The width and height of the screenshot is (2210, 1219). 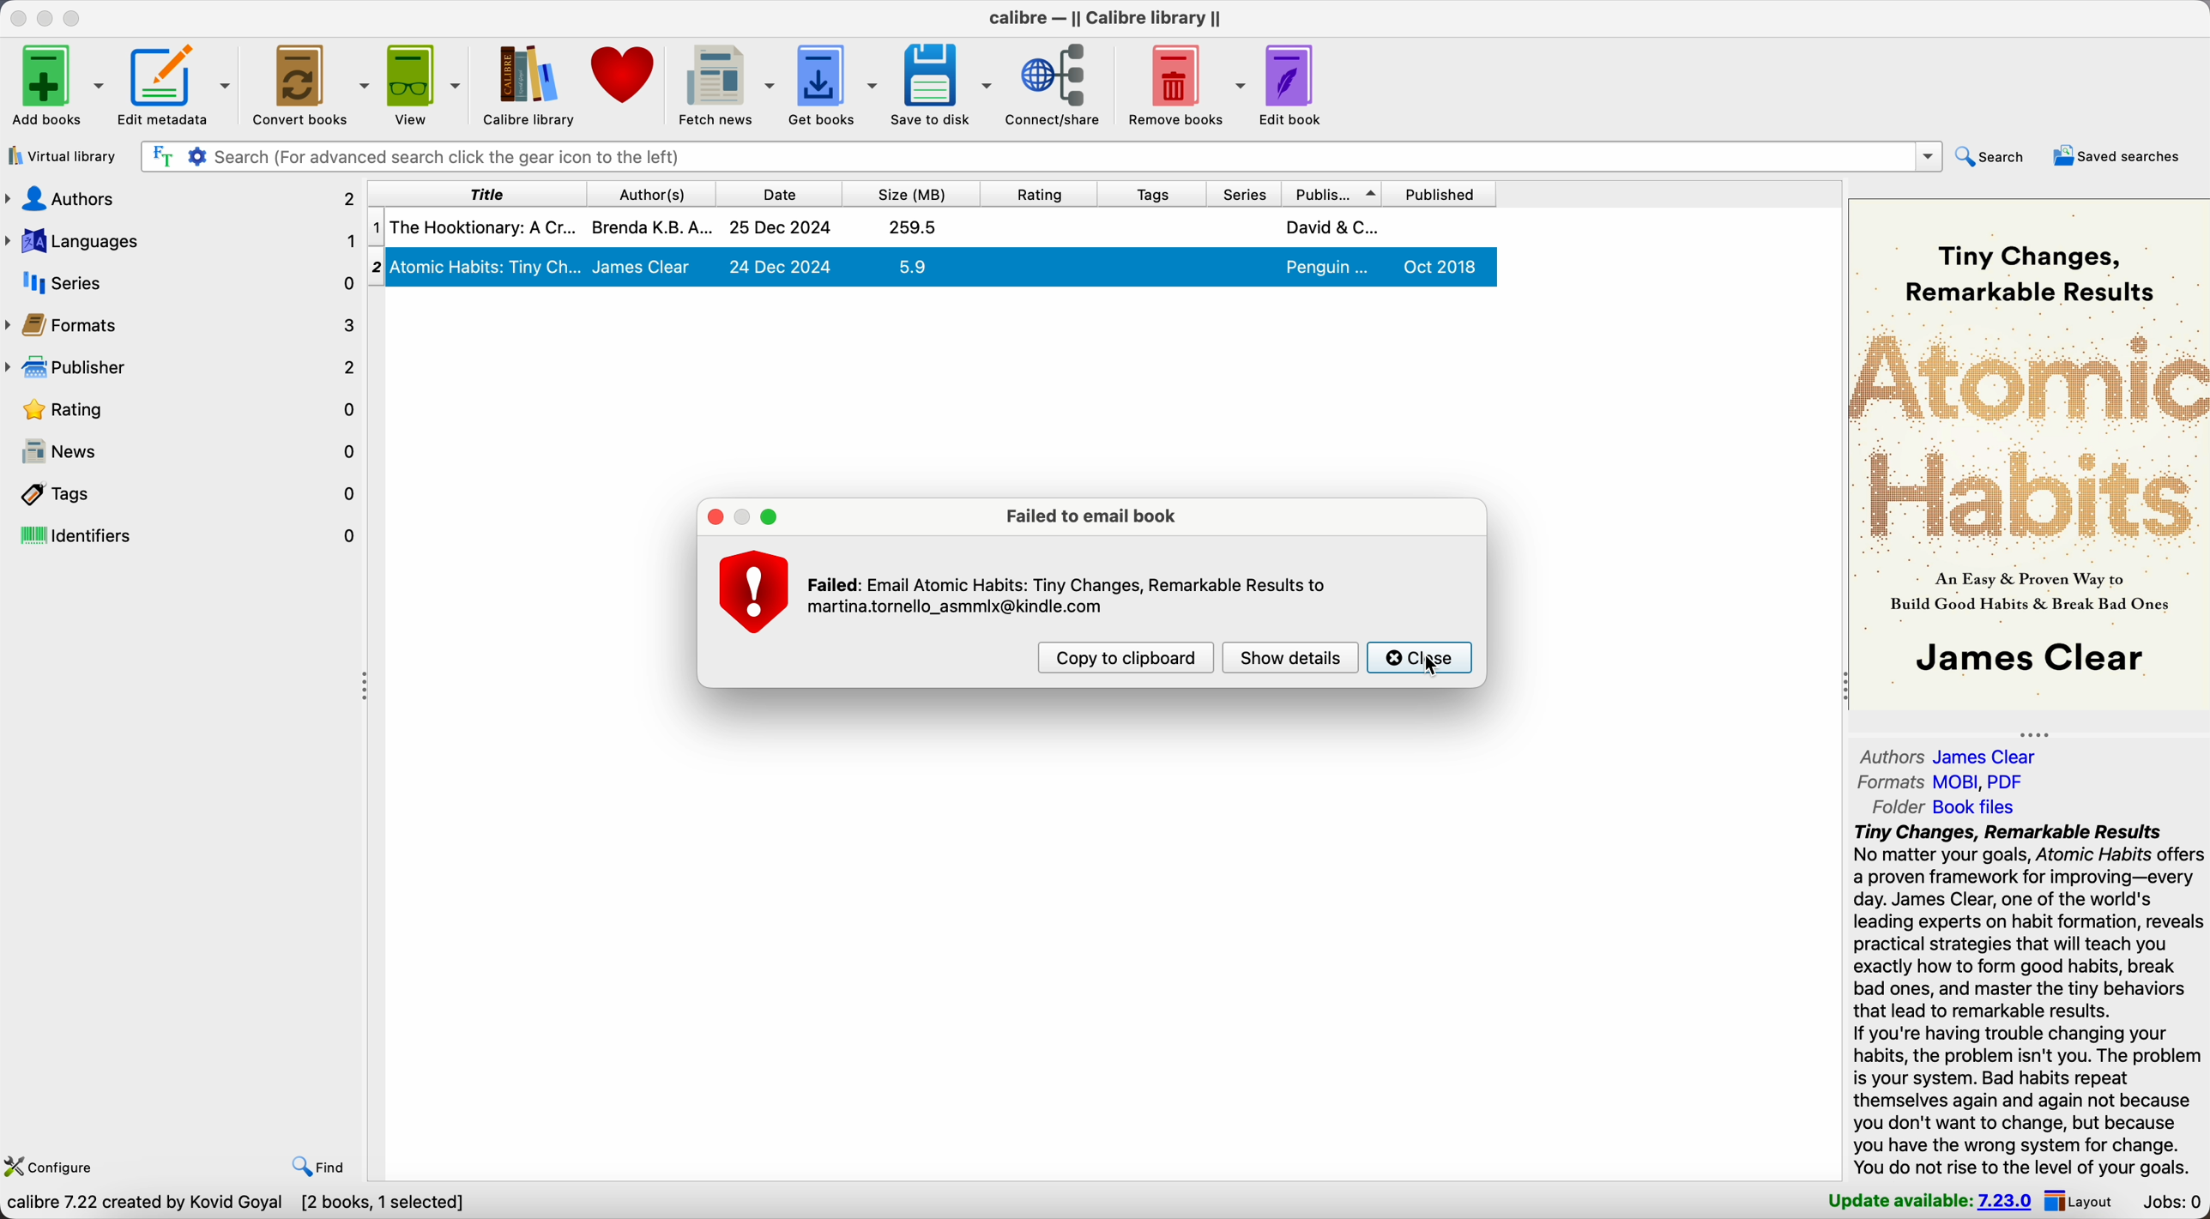 What do you see at coordinates (1331, 226) in the screenshot?
I see `David & C` at bounding box center [1331, 226].